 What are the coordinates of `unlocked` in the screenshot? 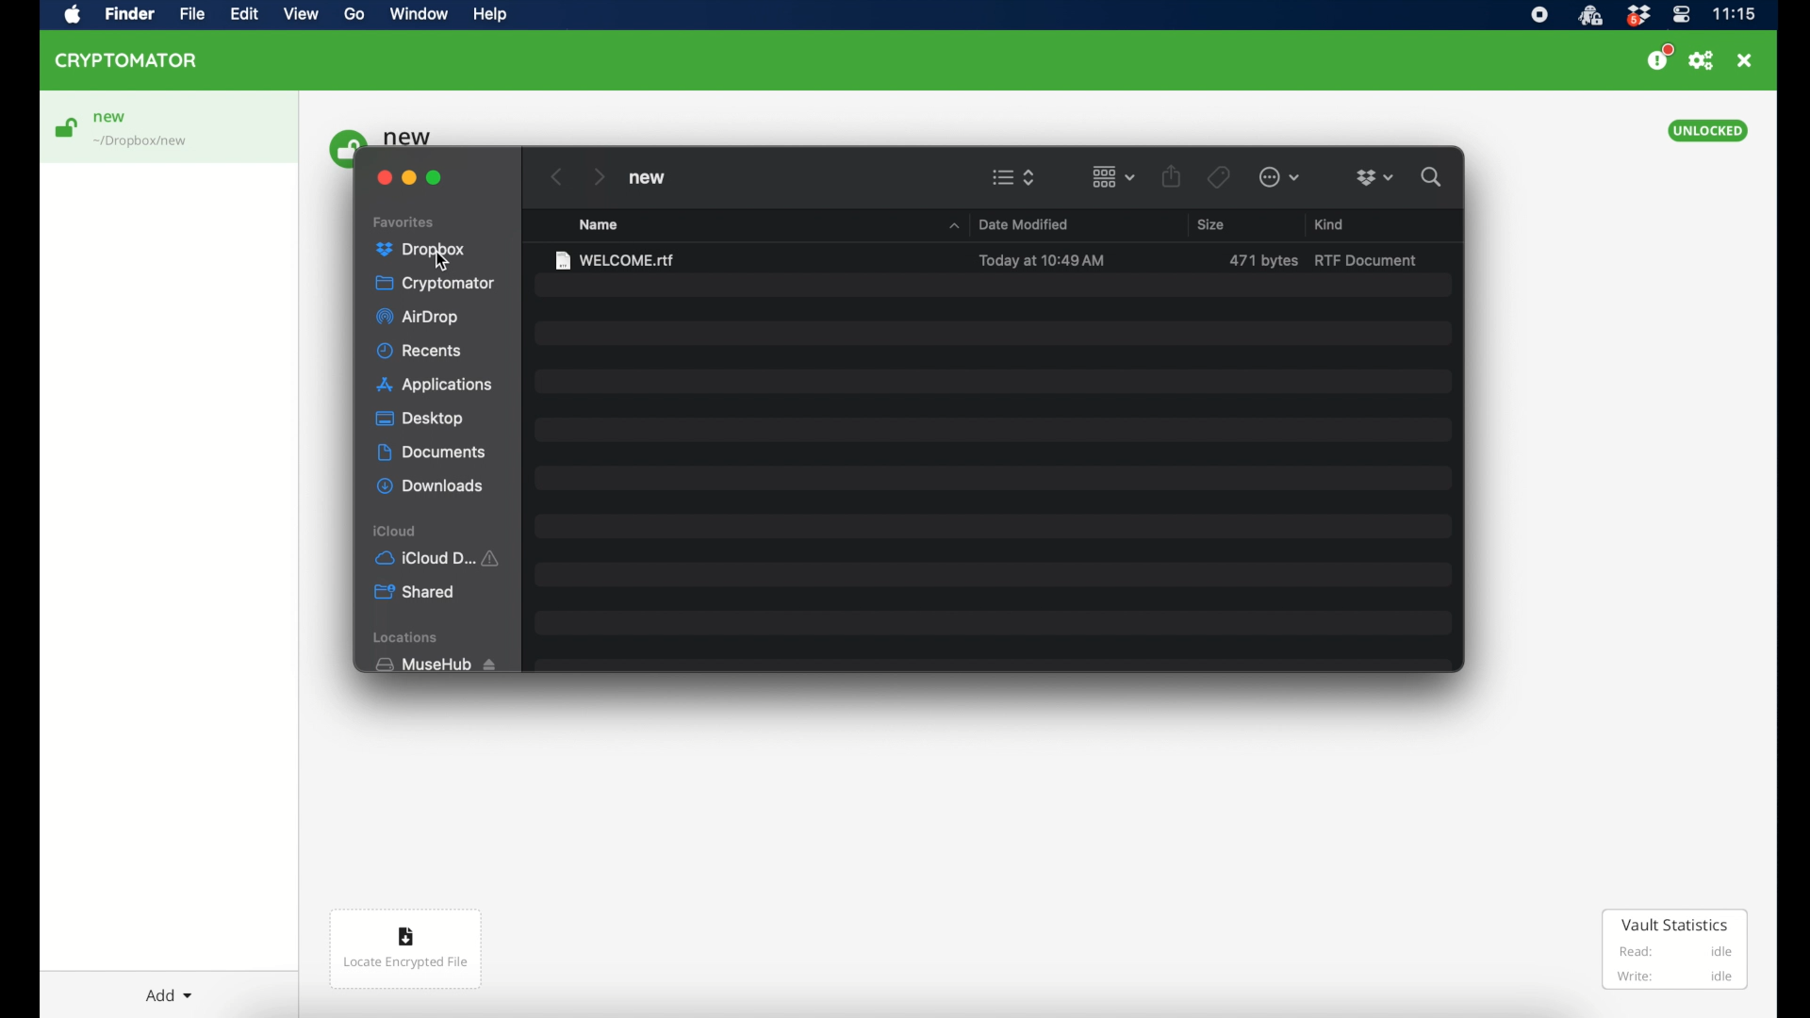 It's located at (1708, 131).